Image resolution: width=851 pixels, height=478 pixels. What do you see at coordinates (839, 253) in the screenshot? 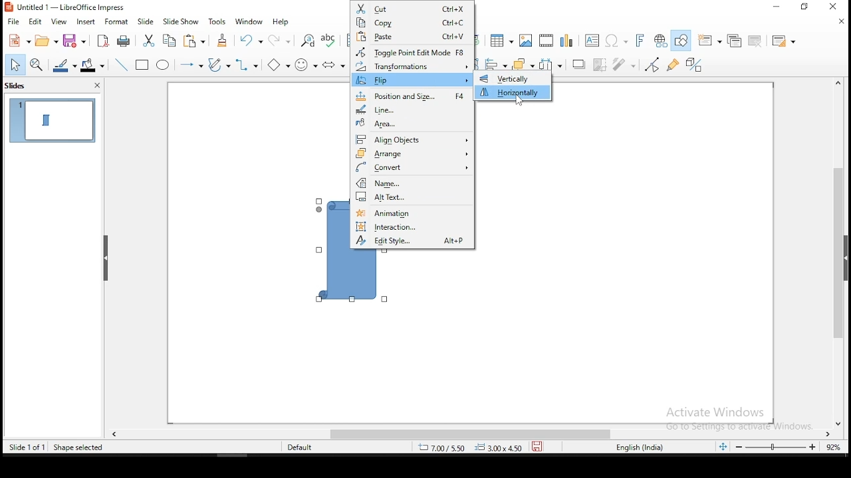
I see `scroll bar` at bounding box center [839, 253].